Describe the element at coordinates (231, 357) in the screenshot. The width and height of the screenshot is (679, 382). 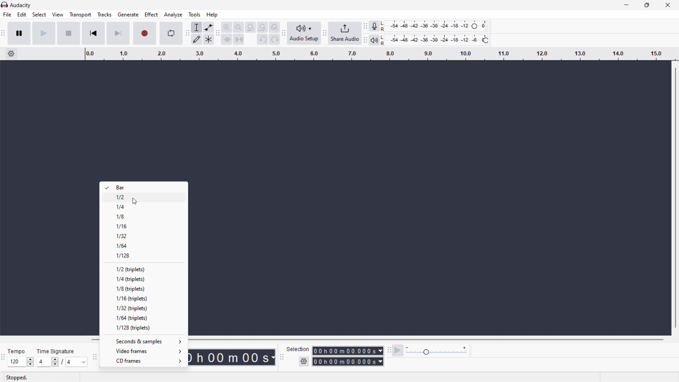
I see `time` at that location.